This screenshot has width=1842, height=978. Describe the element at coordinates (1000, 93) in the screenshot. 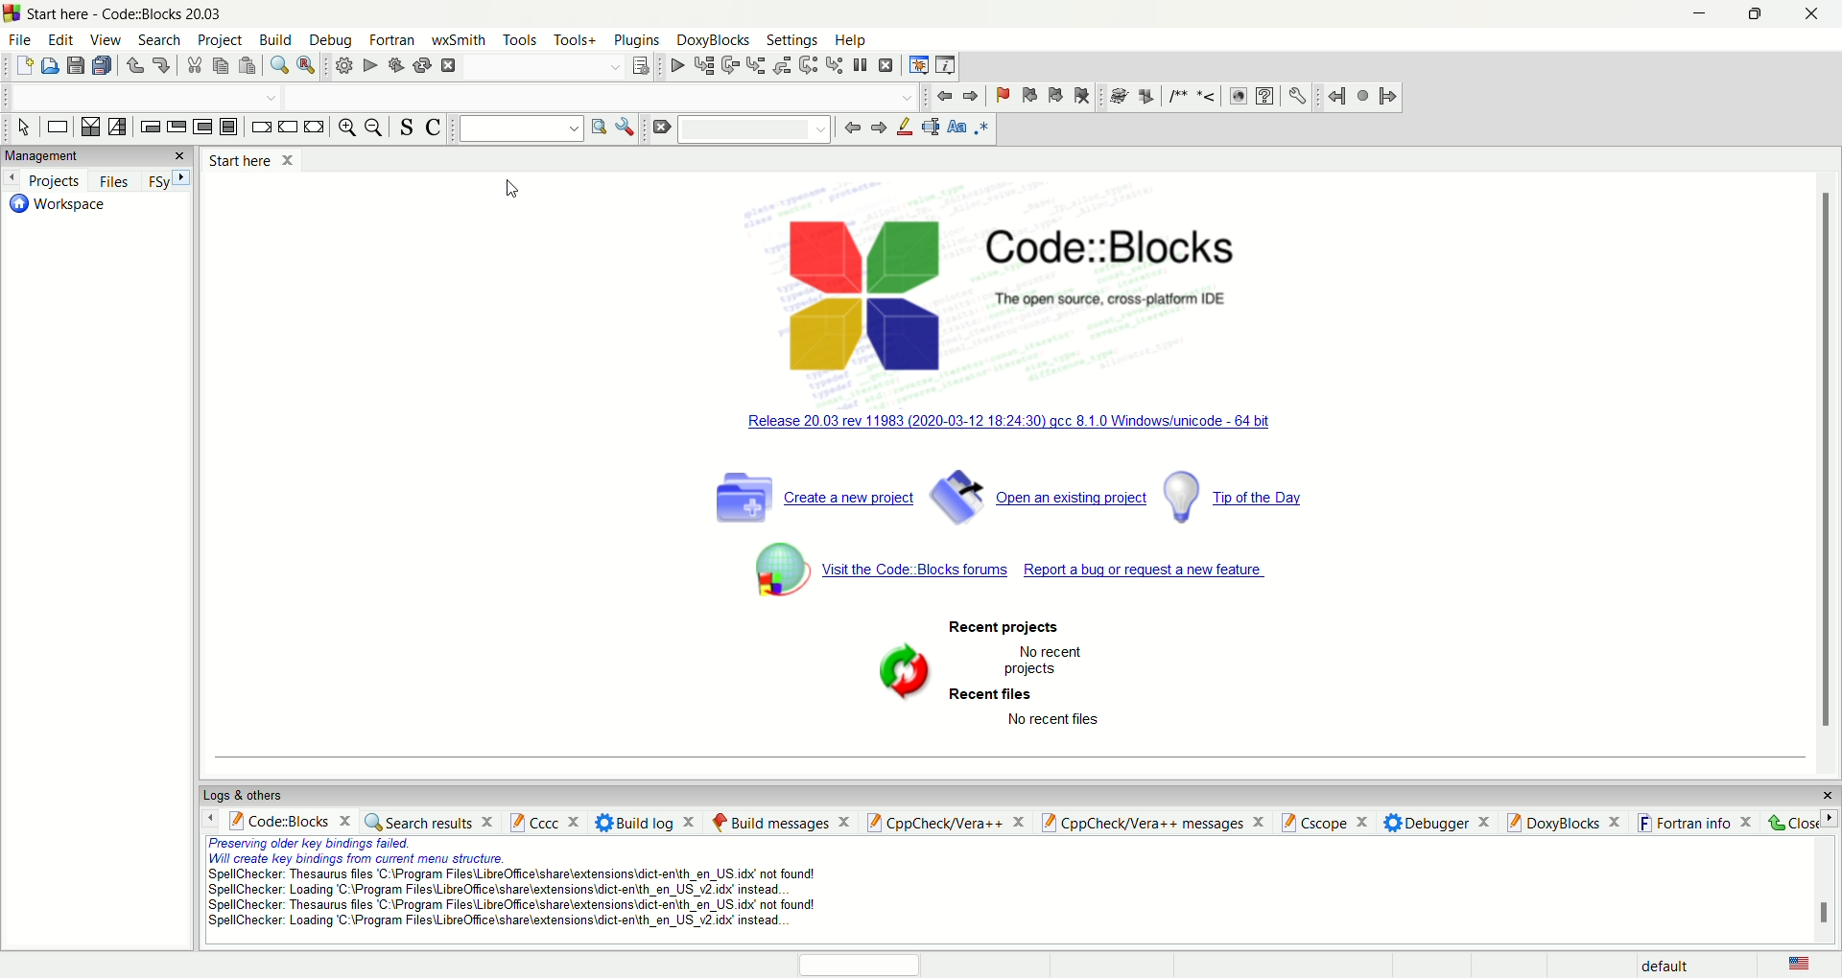

I see `toggle bookmark` at that location.